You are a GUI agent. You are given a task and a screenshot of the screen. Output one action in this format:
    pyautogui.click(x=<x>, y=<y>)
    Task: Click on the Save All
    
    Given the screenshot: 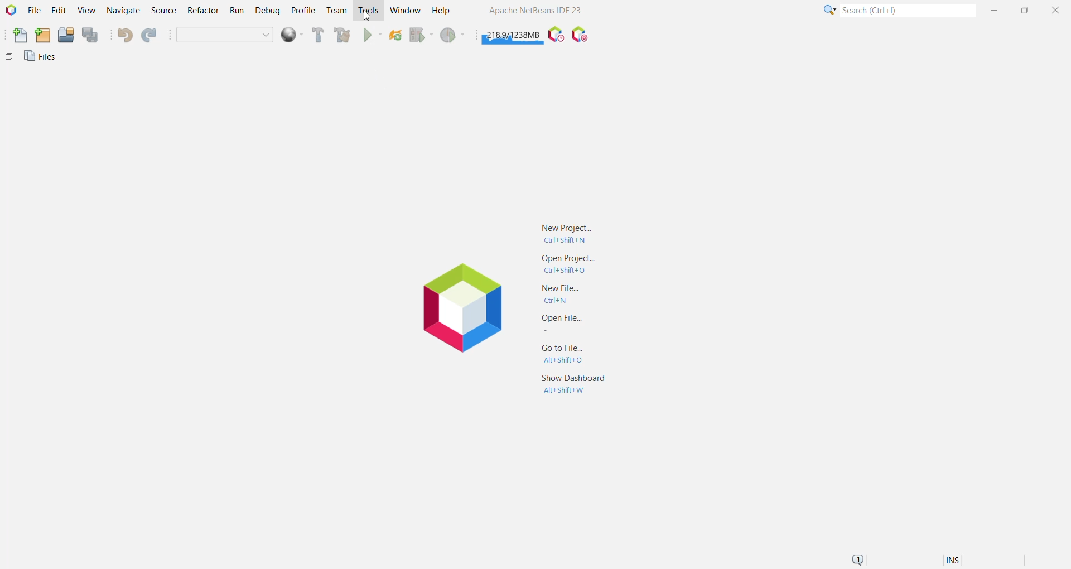 What is the action you would take?
    pyautogui.click(x=91, y=35)
    